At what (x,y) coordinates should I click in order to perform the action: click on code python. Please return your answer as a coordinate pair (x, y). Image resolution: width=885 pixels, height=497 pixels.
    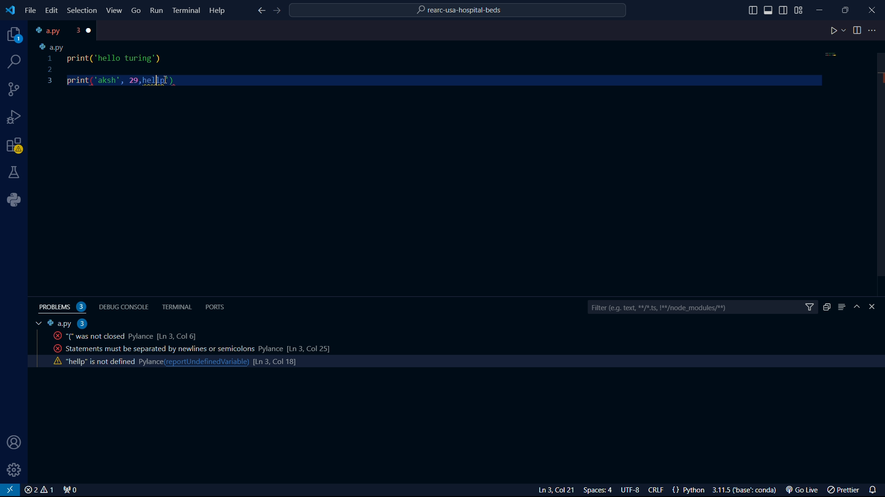
    Looking at the image, I should click on (436, 66).